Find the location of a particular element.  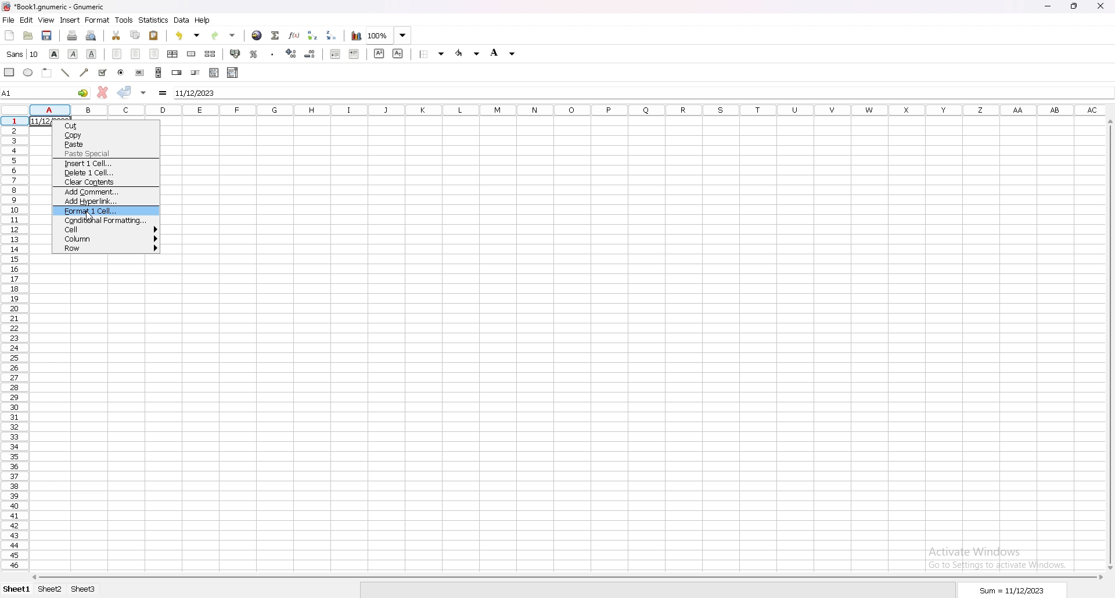

button is located at coordinates (139, 73).